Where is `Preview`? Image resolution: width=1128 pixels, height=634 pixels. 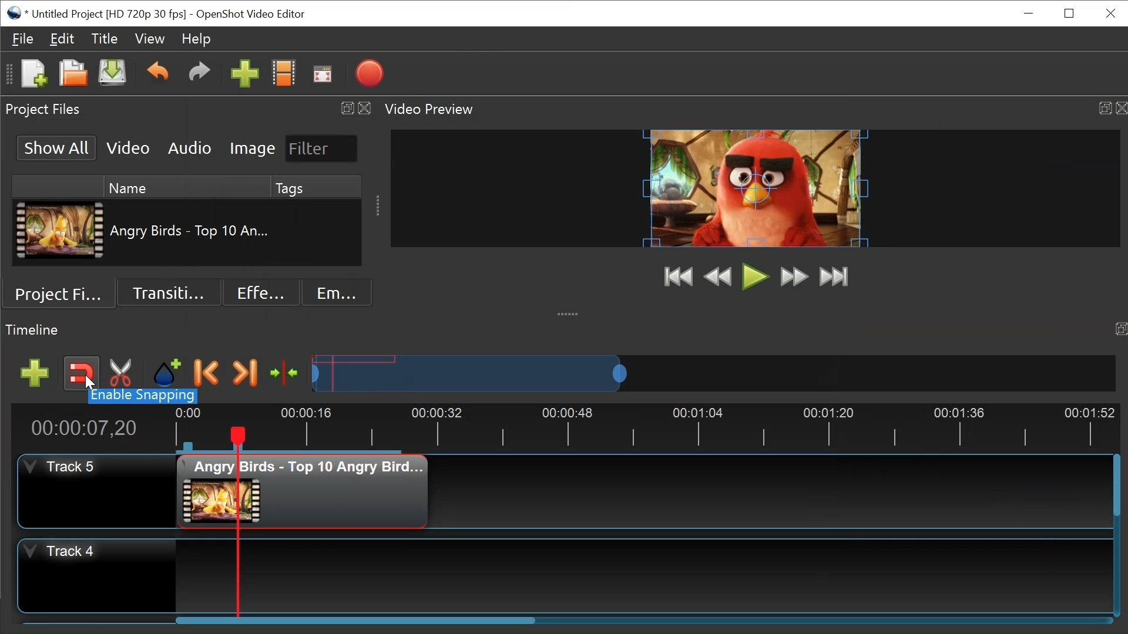 Preview is located at coordinates (717, 276).